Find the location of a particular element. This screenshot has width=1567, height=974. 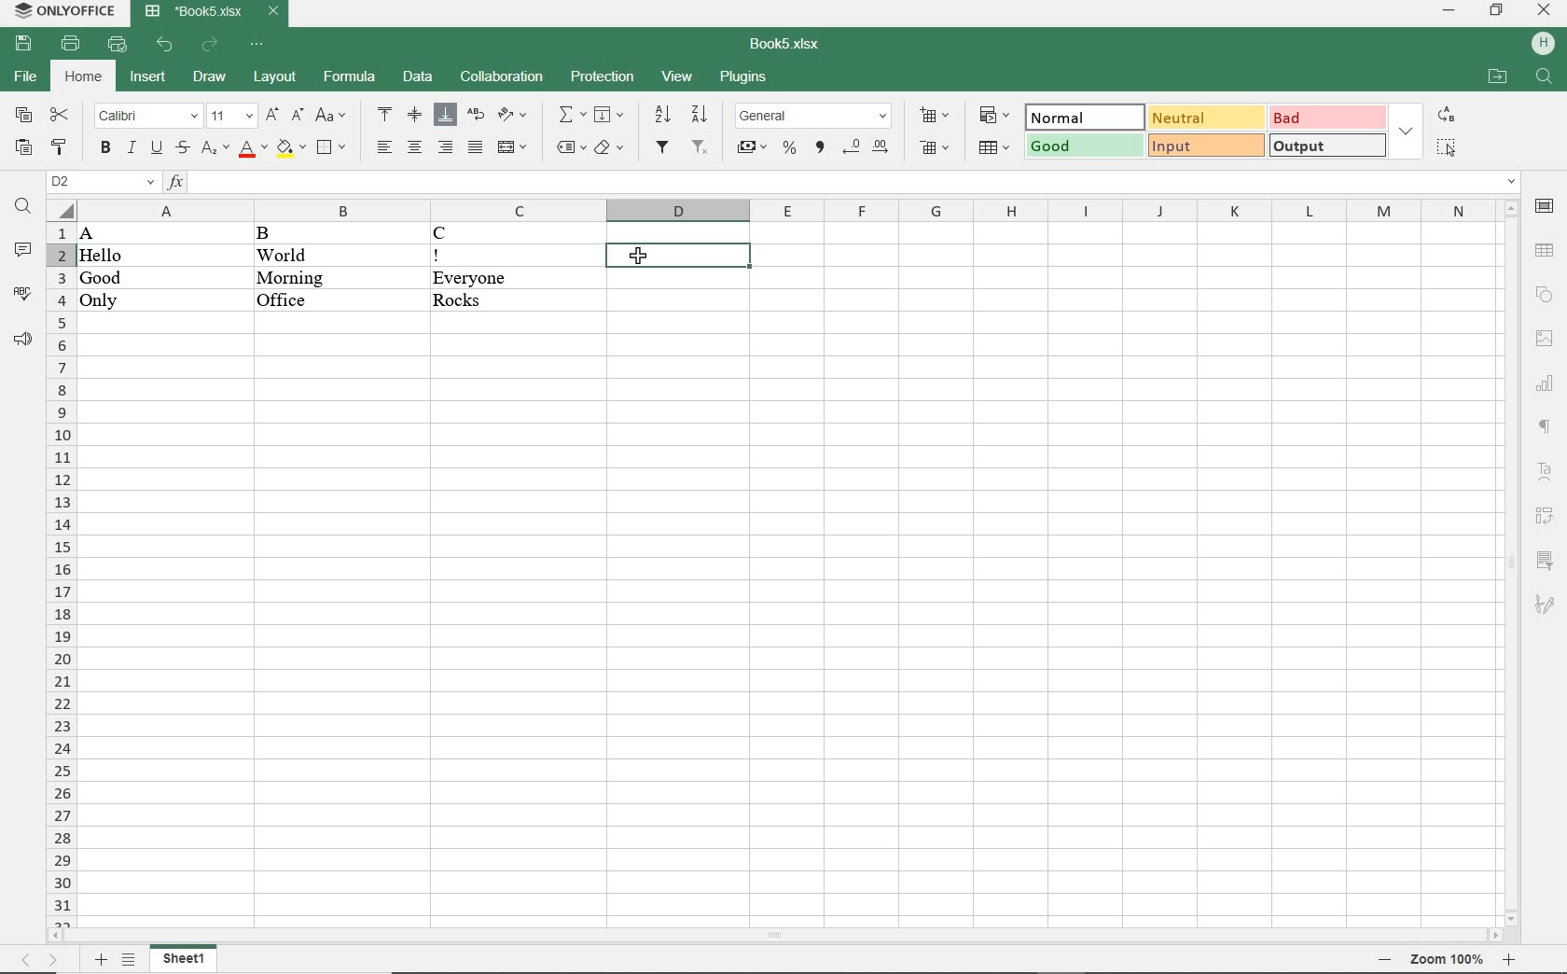

ITALIC is located at coordinates (131, 149).